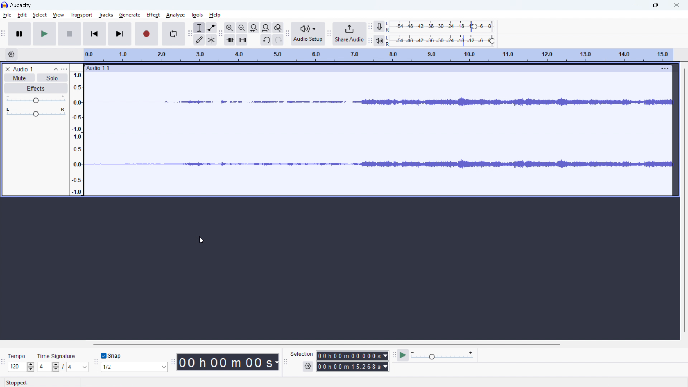 The height and width of the screenshot is (387, 688). What do you see at coordinates (228, 362) in the screenshot?
I see `timestamp` at bounding box center [228, 362].